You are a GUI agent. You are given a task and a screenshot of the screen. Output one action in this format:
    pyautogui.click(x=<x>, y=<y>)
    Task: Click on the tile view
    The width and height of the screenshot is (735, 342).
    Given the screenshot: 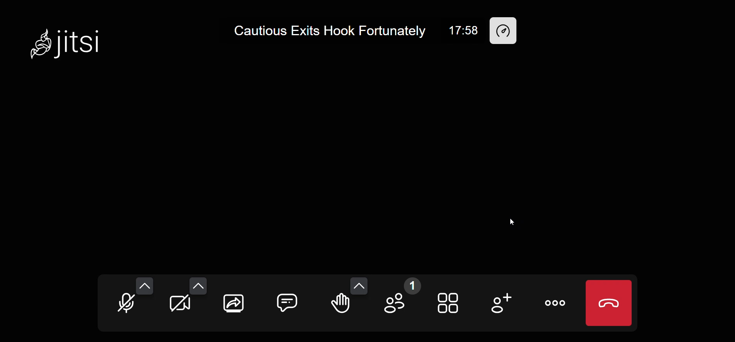 What is the action you would take?
    pyautogui.click(x=452, y=305)
    